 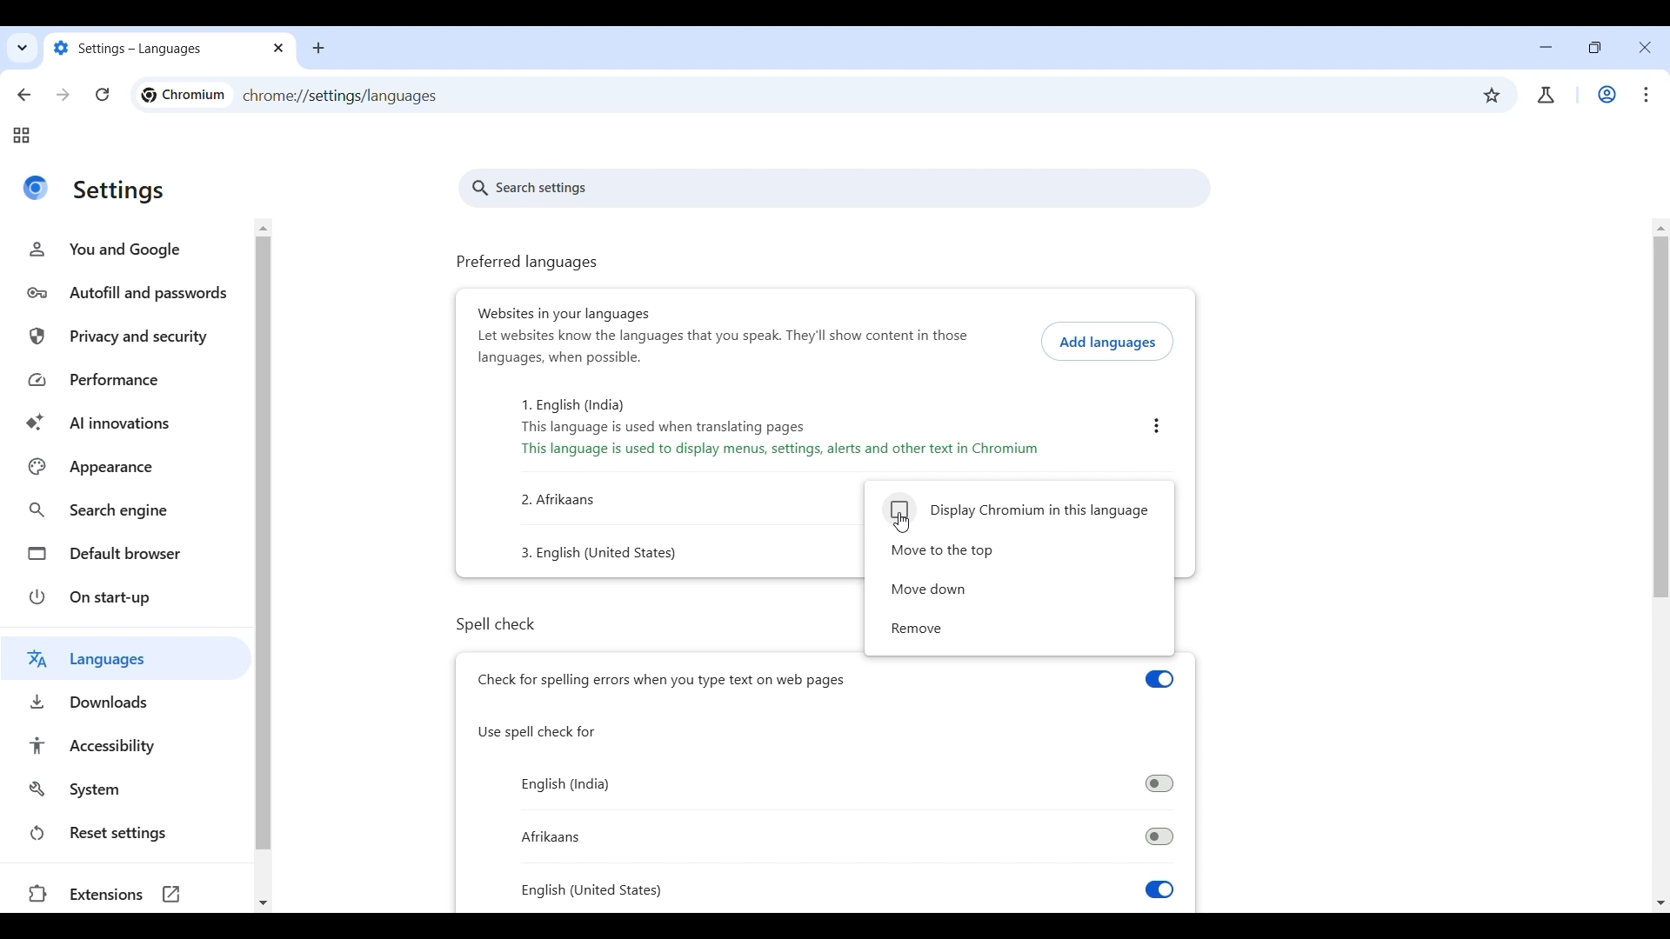 What do you see at coordinates (519, 623) in the screenshot?
I see `spell check` at bounding box center [519, 623].